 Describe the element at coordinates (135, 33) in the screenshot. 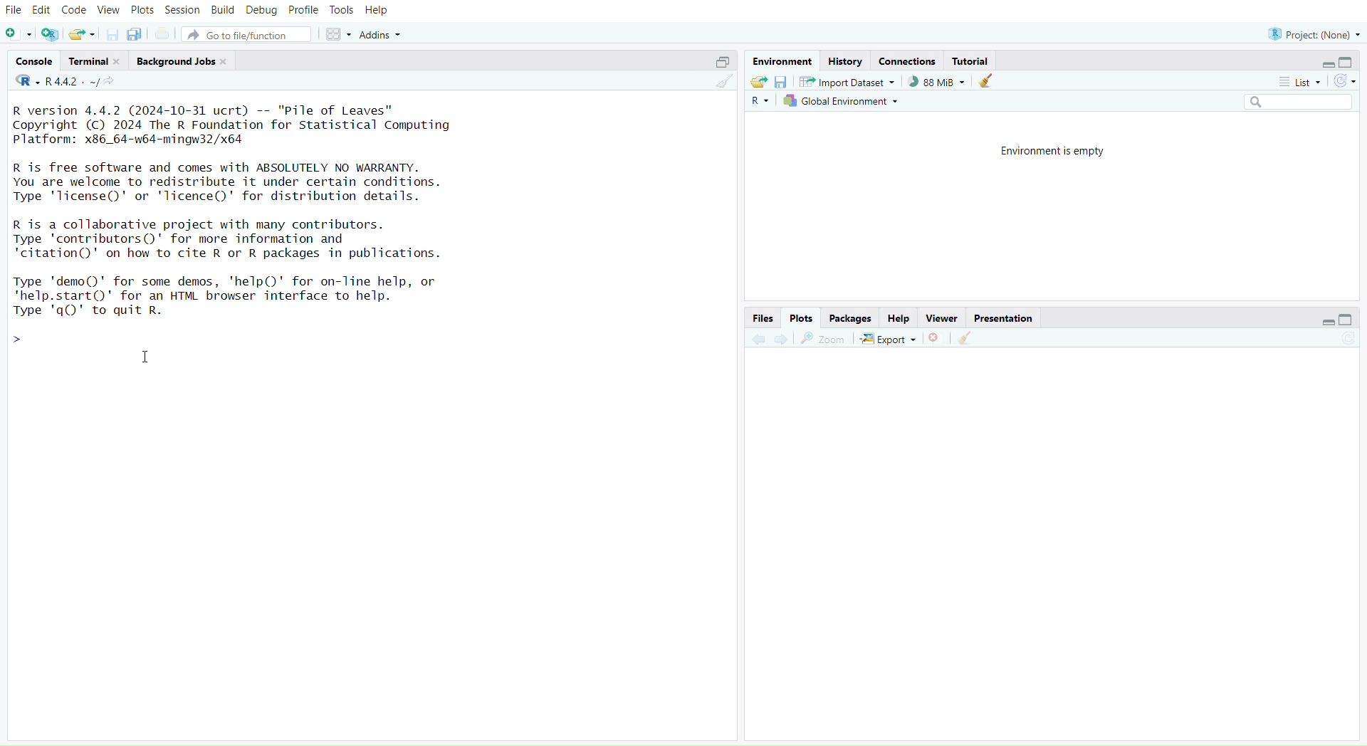

I see `save all open documents` at that location.